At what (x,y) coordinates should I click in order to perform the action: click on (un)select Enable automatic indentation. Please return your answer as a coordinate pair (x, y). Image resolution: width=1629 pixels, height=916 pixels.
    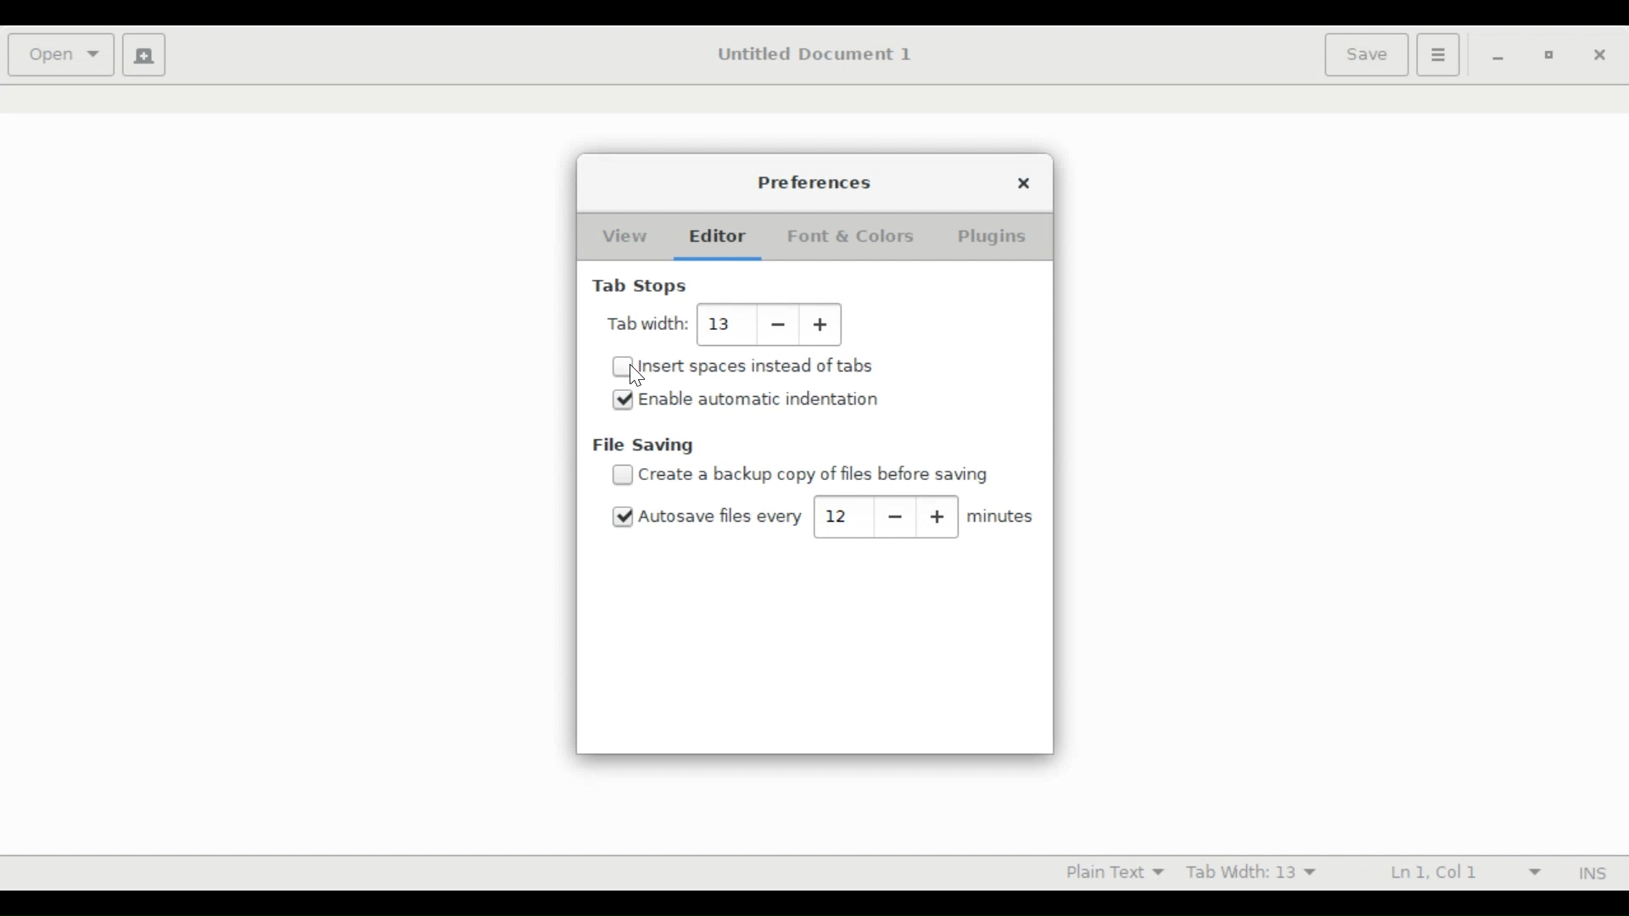
    Looking at the image, I should click on (759, 399).